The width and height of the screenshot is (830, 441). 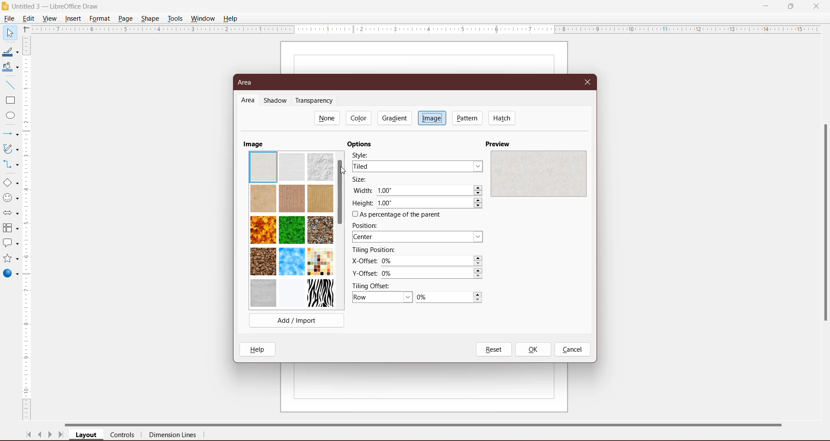 I want to click on Cursor, so click(x=344, y=171).